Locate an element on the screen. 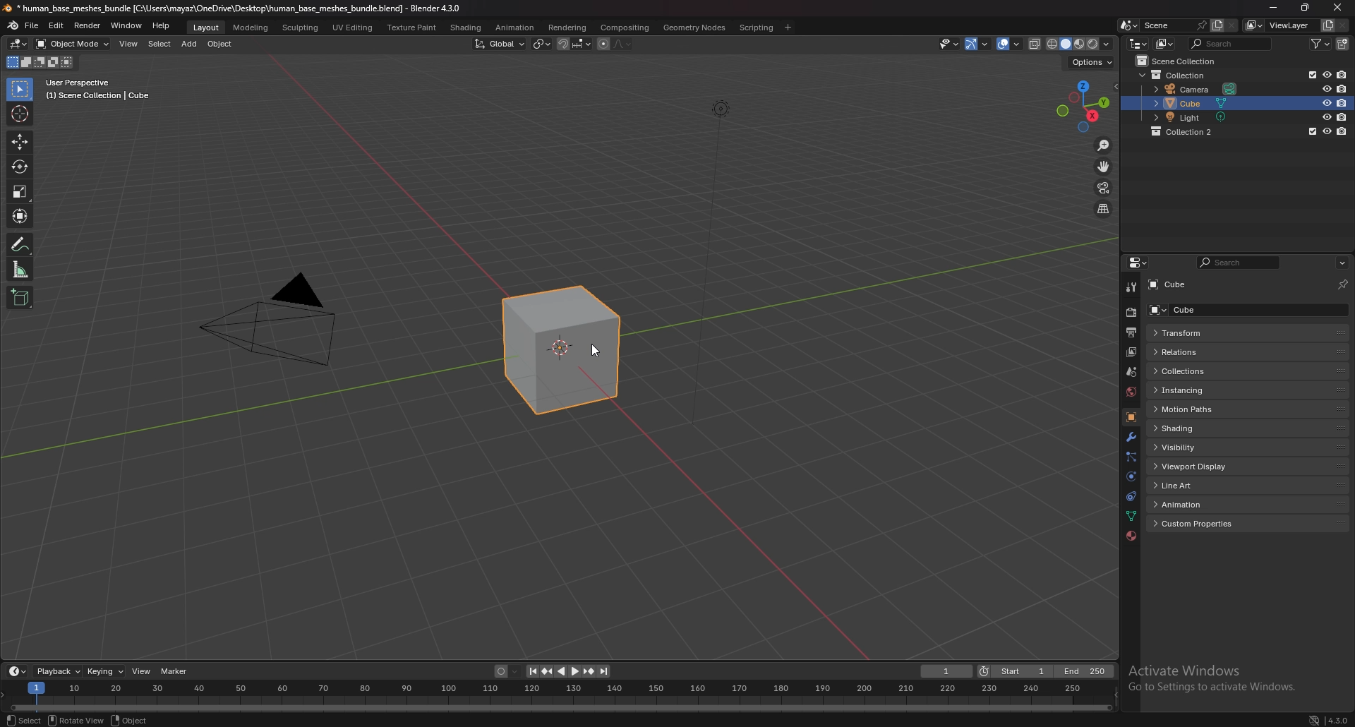  jump to keyframe is located at coordinates (547, 671).